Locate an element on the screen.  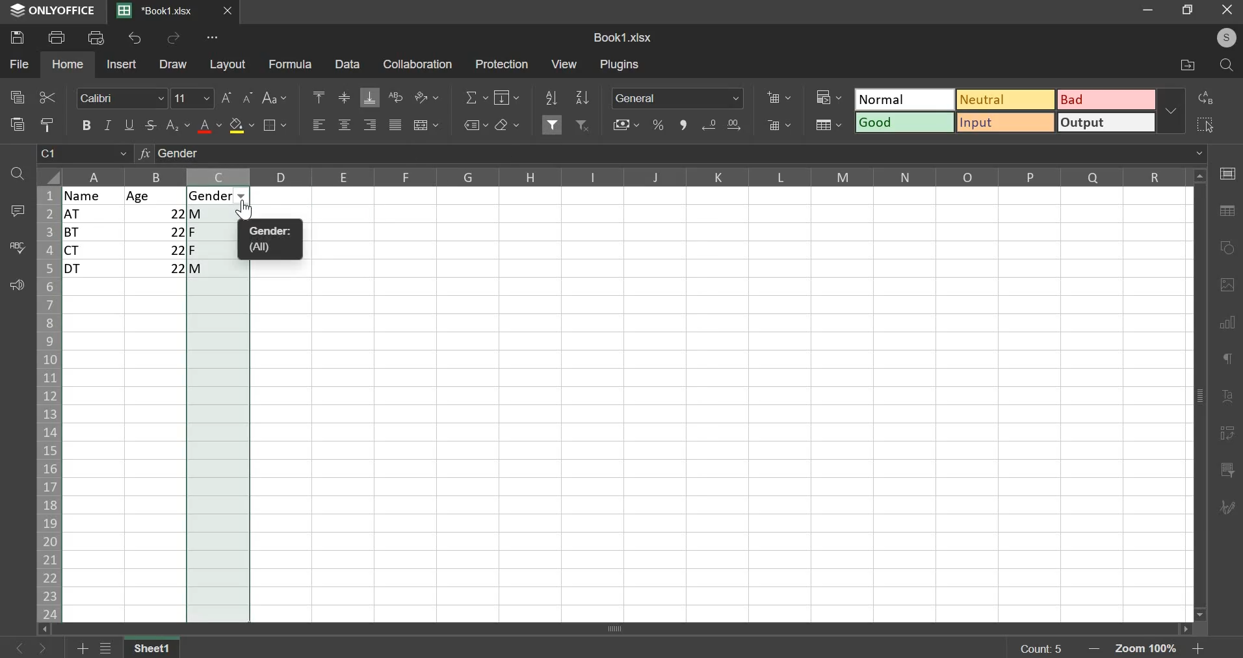
sum is located at coordinates (478, 97).